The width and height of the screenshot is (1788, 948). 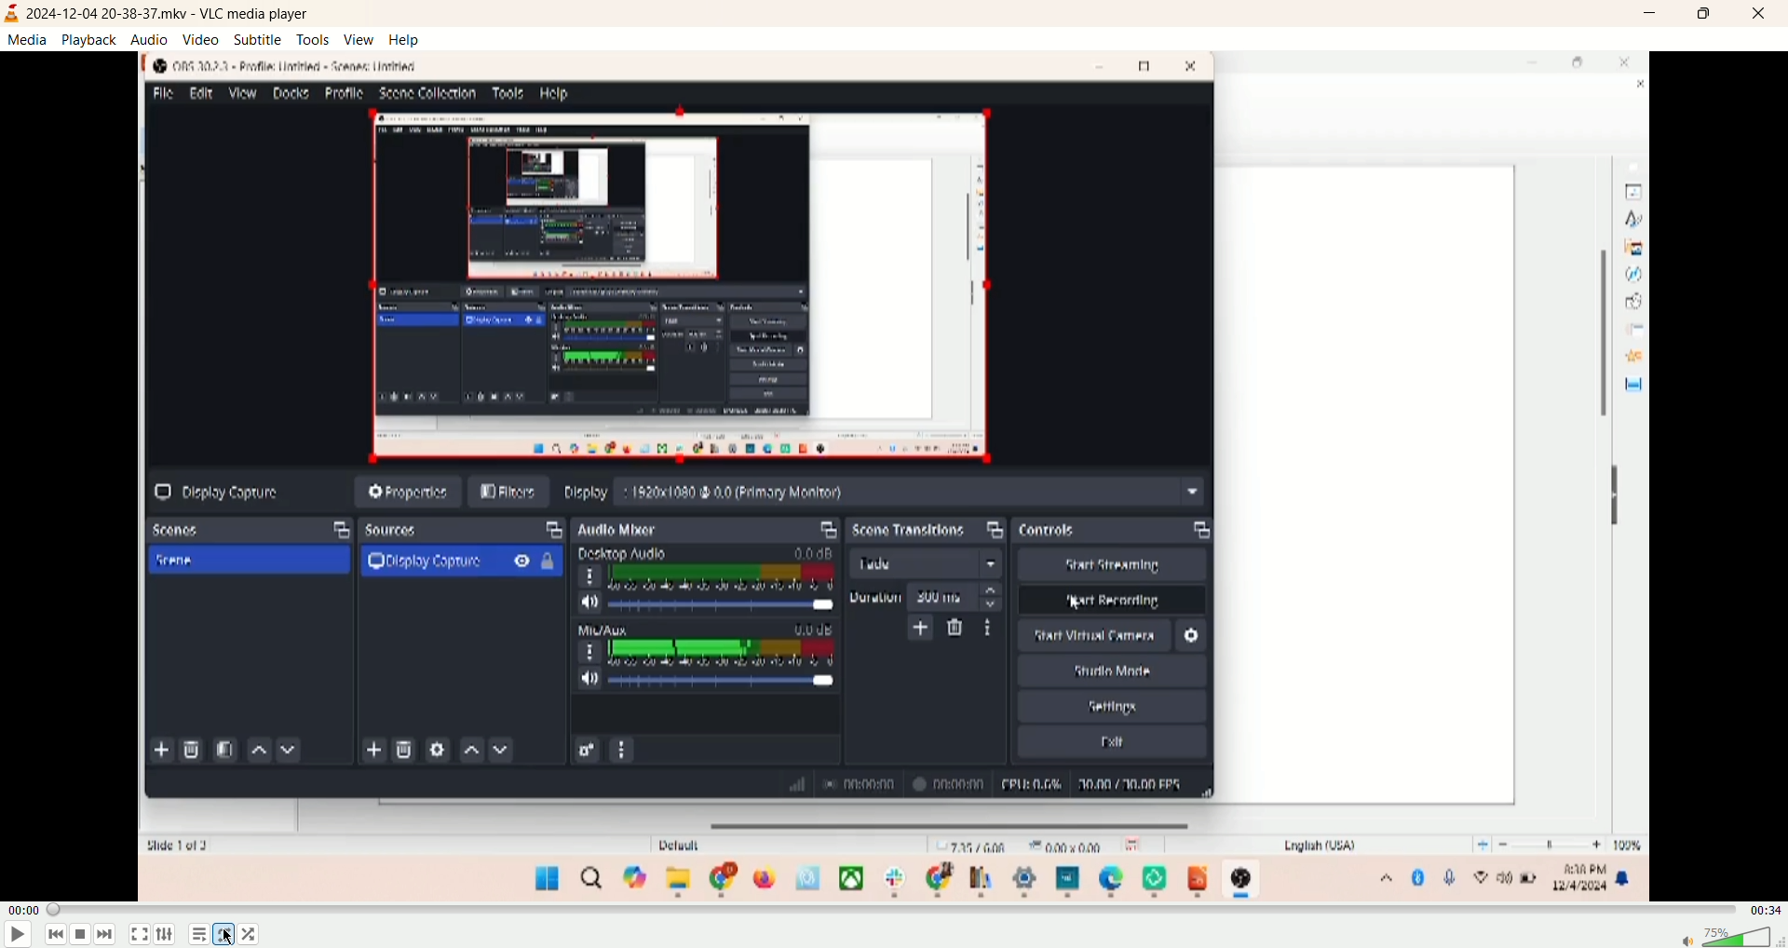 What do you see at coordinates (233, 938) in the screenshot?
I see `cursor` at bounding box center [233, 938].